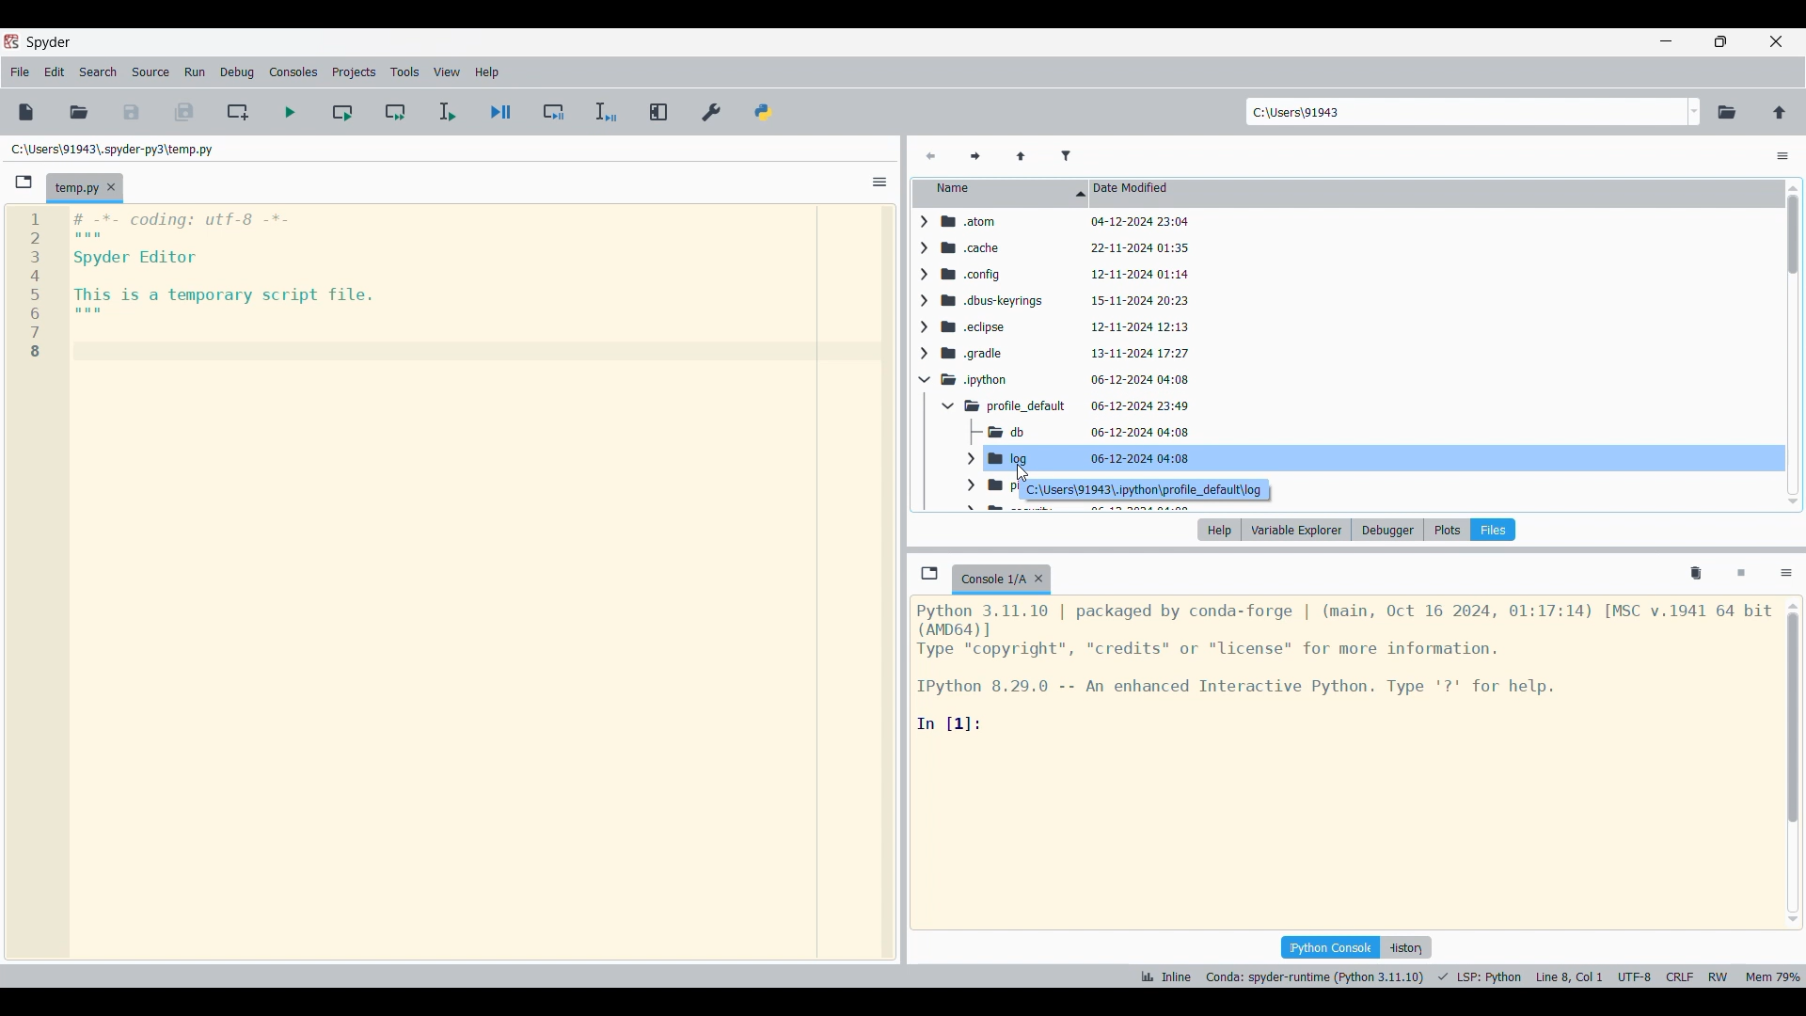 This screenshot has height=1016, width=1806. What do you see at coordinates (1297, 530) in the screenshot?
I see `Variable explorer` at bounding box center [1297, 530].